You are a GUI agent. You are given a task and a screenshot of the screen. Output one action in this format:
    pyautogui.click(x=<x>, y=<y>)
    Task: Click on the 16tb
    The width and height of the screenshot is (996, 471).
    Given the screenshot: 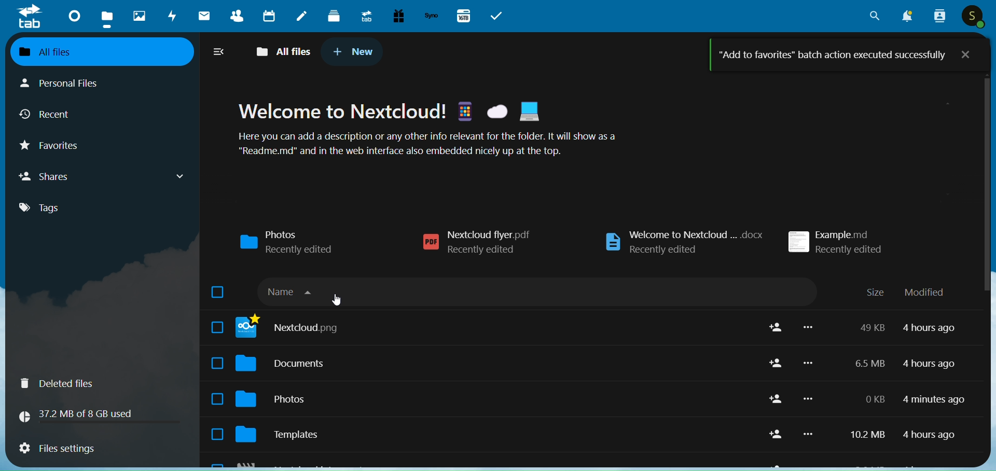 What is the action you would take?
    pyautogui.click(x=465, y=15)
    